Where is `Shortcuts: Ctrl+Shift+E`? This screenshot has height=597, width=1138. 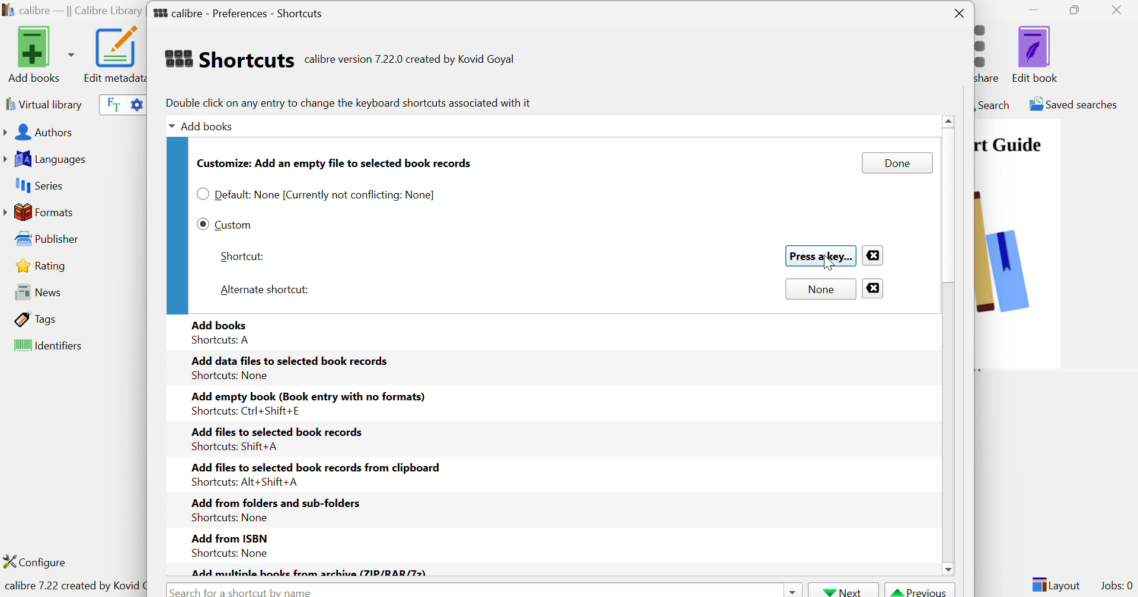
Shortcuts: Ctrl+Shift+E is located at coordinates (242, 411).